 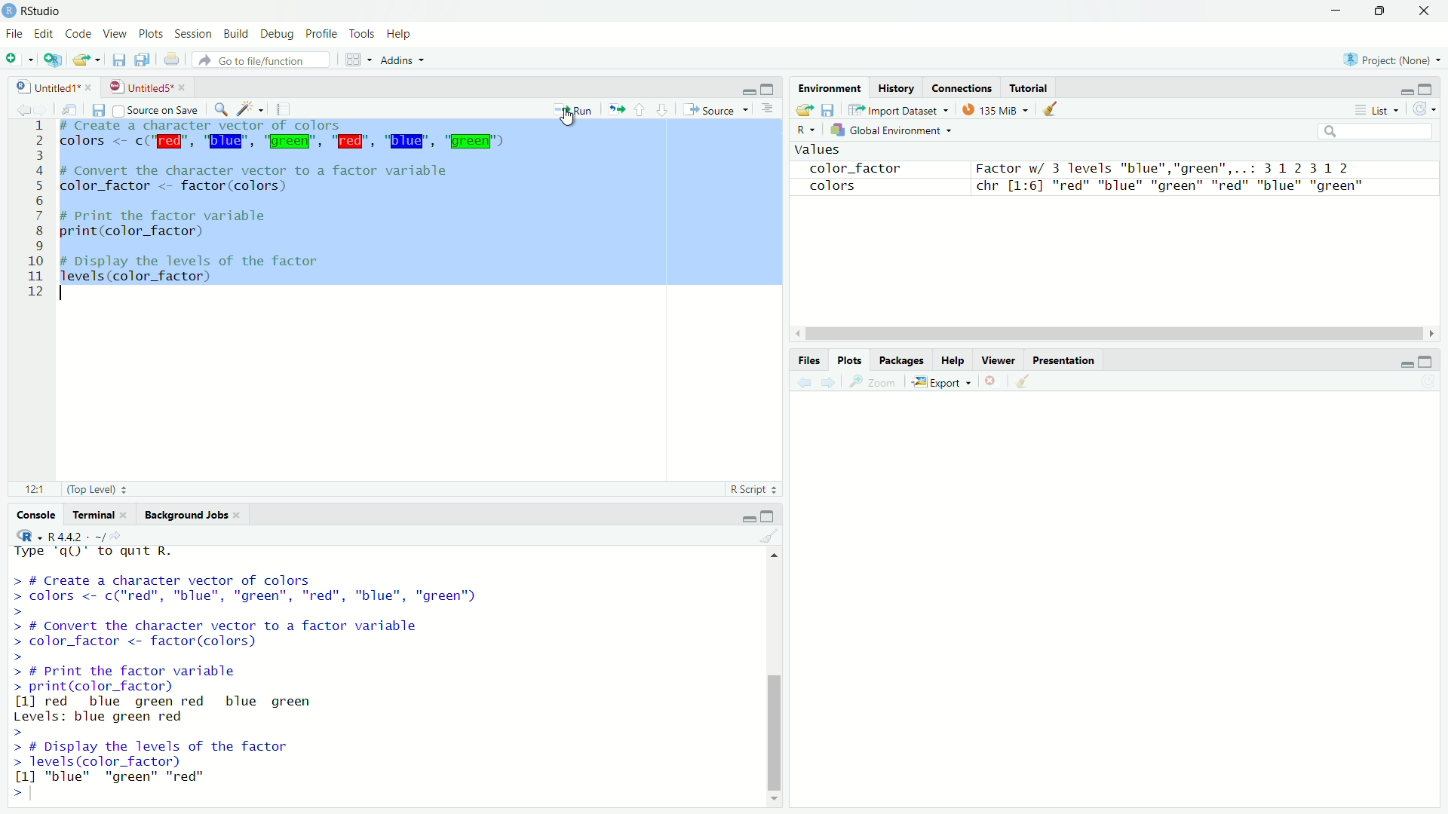 I want to click on color_factor, so click(x=850, y=168).